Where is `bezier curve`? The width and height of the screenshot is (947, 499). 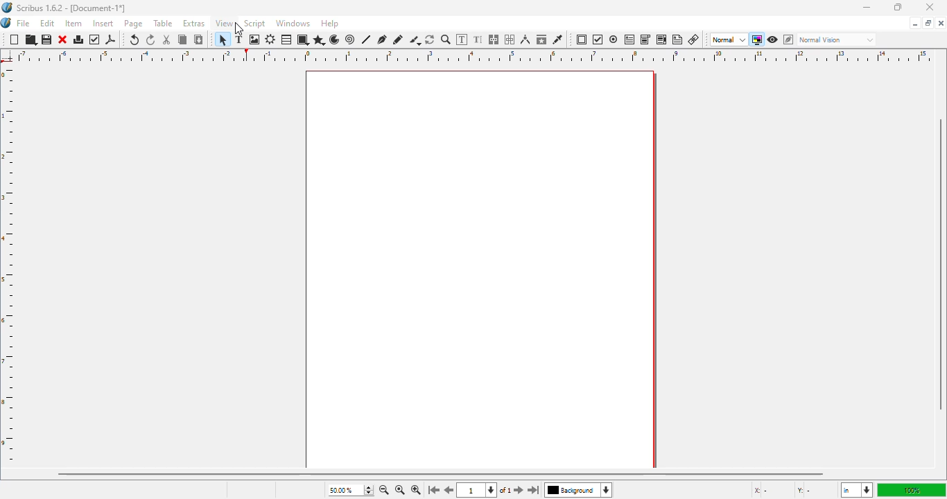
bezier curve is located at coordinates (383, 39).